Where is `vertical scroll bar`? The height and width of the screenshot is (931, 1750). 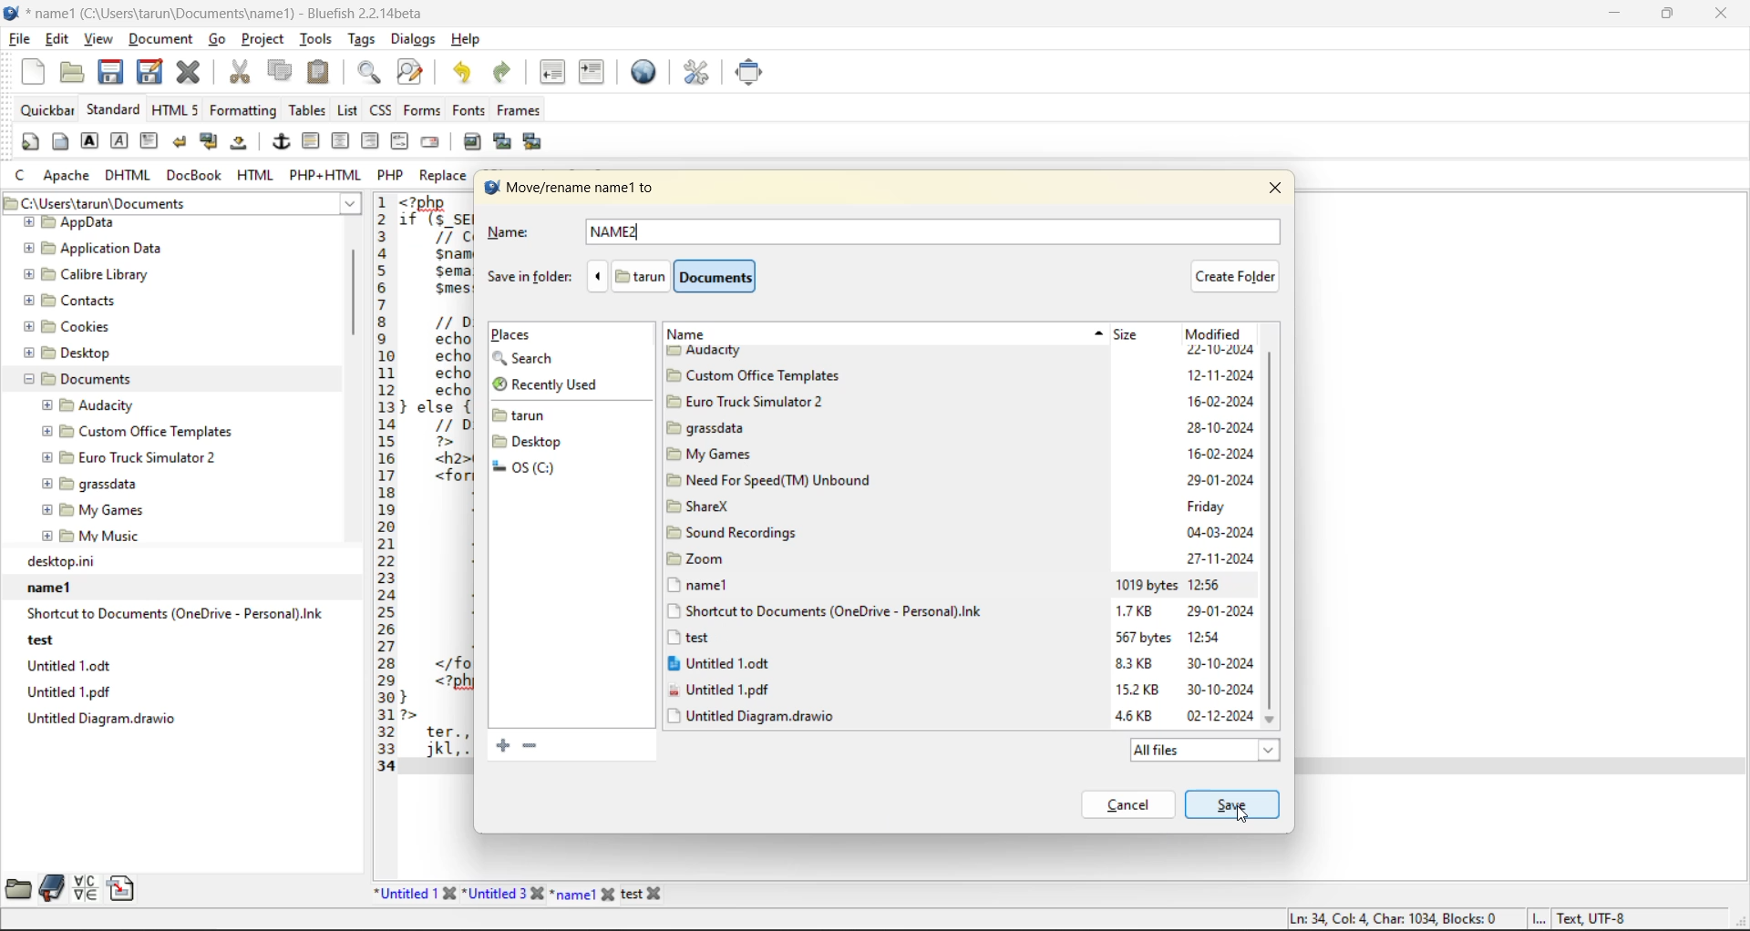
vertical scroll bar is located at coordinates (355, 304).